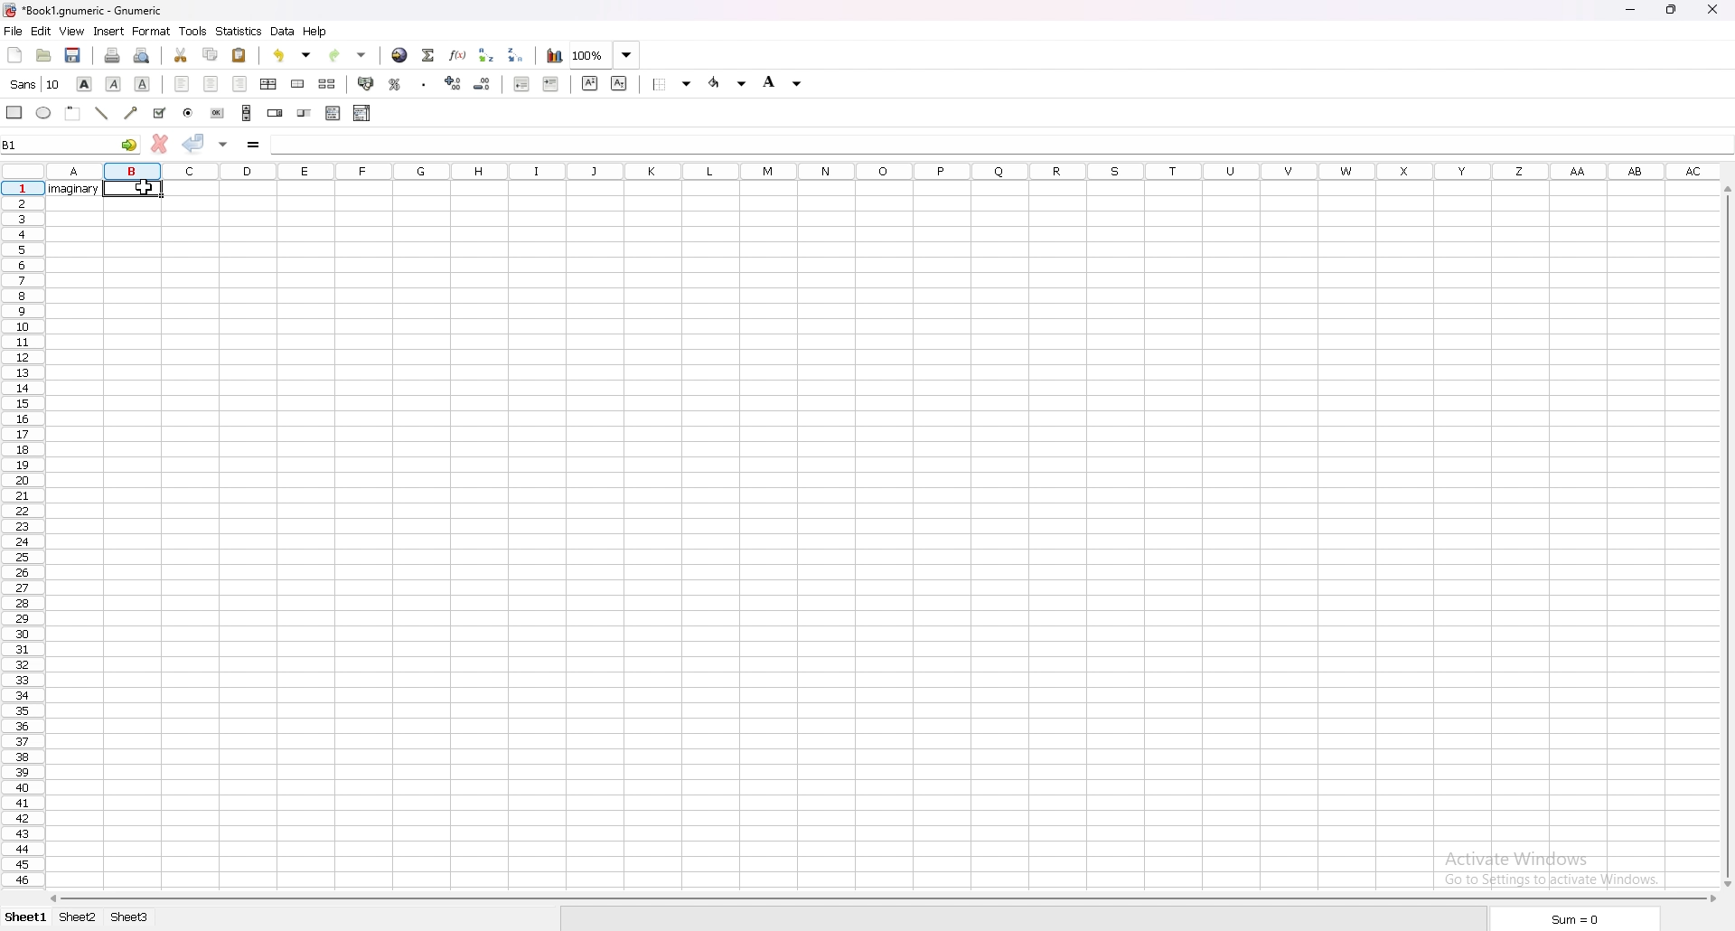 The width and height of the screenshot is (1735, 931). Describe the element at coordinates (76, 190) in the screenshot. I see `word` at that location.